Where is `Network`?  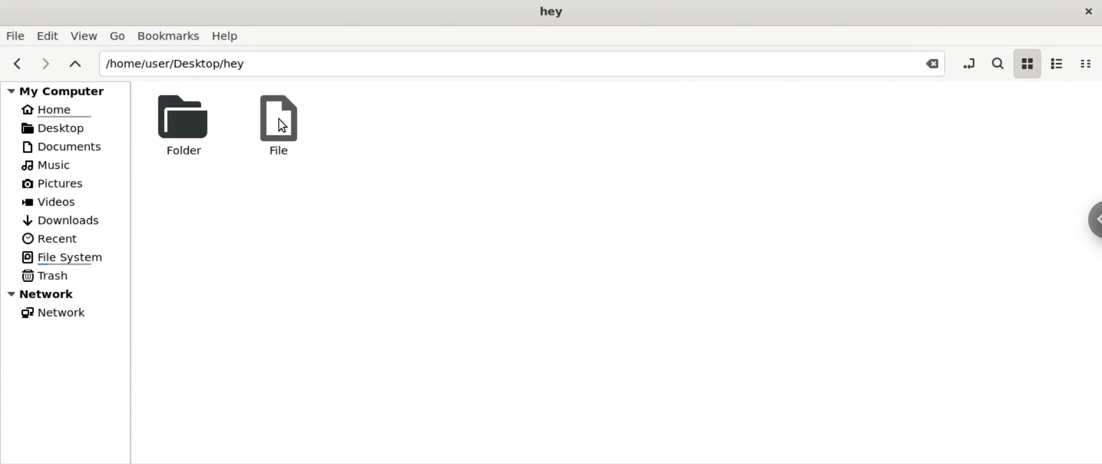 Network is located at coordinates (57, 314).